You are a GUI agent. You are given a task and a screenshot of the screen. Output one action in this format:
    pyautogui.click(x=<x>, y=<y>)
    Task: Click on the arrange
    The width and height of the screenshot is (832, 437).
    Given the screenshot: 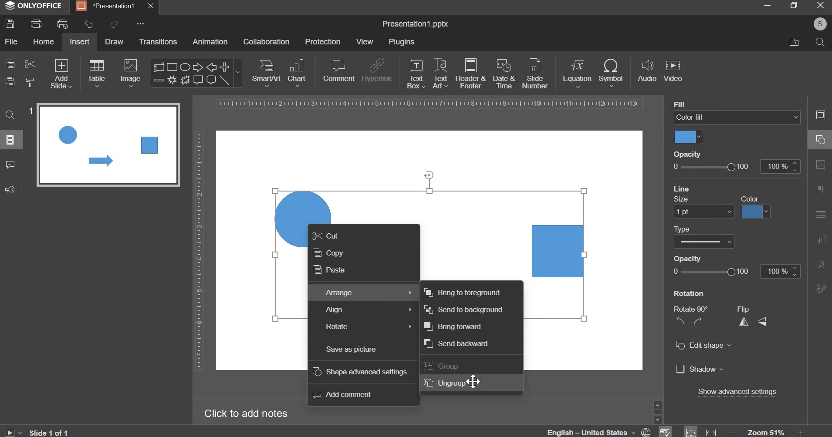 What is the action you would take?
    pyautogui.click(x=368, y=292)
    